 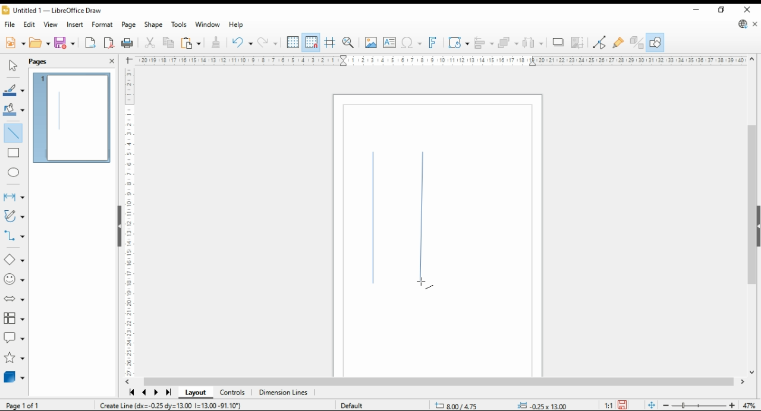 I want to click on horizontal scale, so click(x=441, y=60).